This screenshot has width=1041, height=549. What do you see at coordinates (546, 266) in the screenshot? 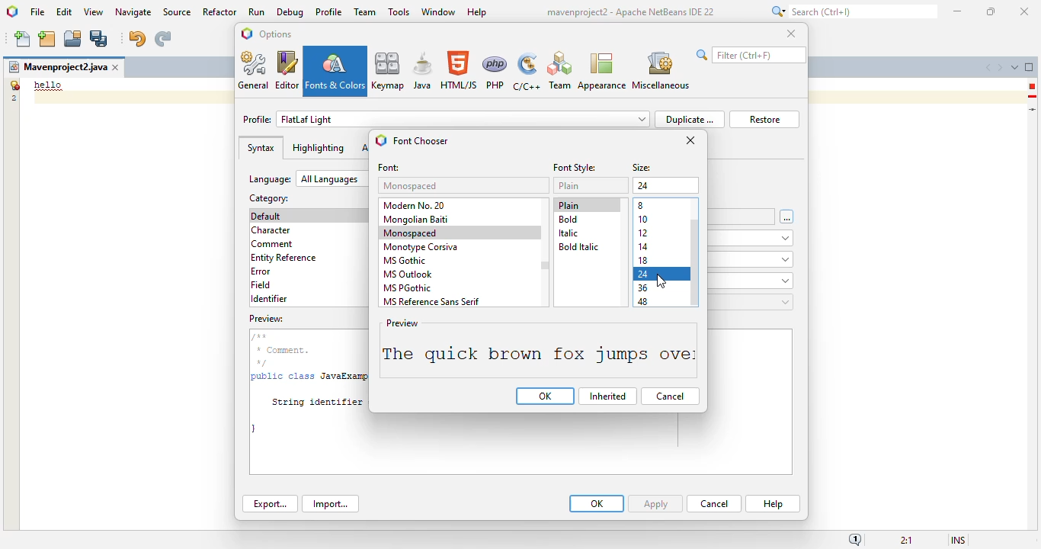
I see `vertical scroll bar` at bounding box center [546, 266].